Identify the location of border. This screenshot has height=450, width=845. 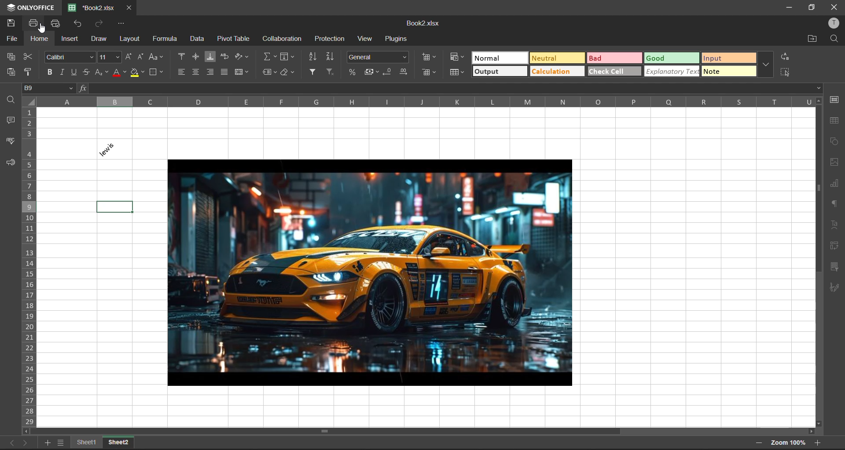
(156, 73).